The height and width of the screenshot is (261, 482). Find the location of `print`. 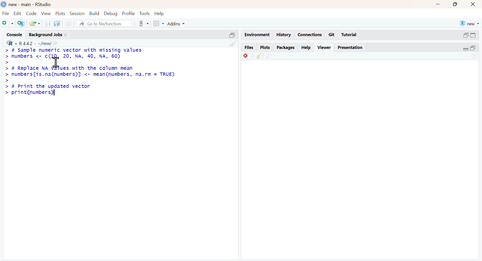

print is located at coordinates (69, 23).